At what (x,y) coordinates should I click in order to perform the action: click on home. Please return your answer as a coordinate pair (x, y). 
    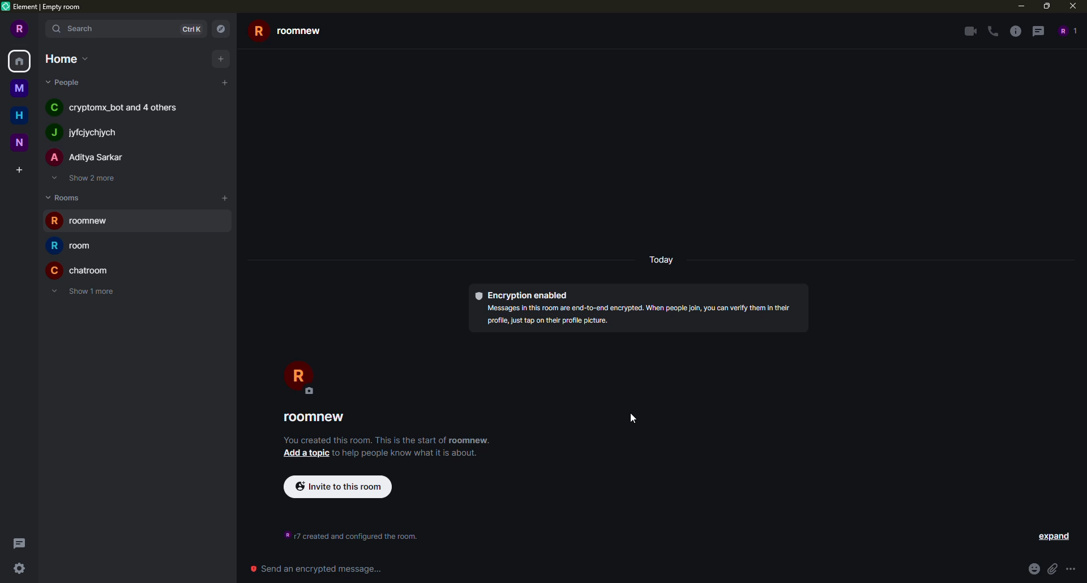
    Looking at the image, I should click on (66, 58).